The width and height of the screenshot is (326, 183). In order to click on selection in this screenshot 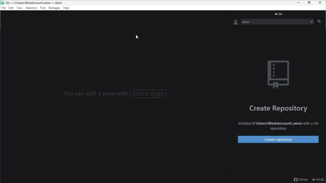, I will do `click(32, 9)`.